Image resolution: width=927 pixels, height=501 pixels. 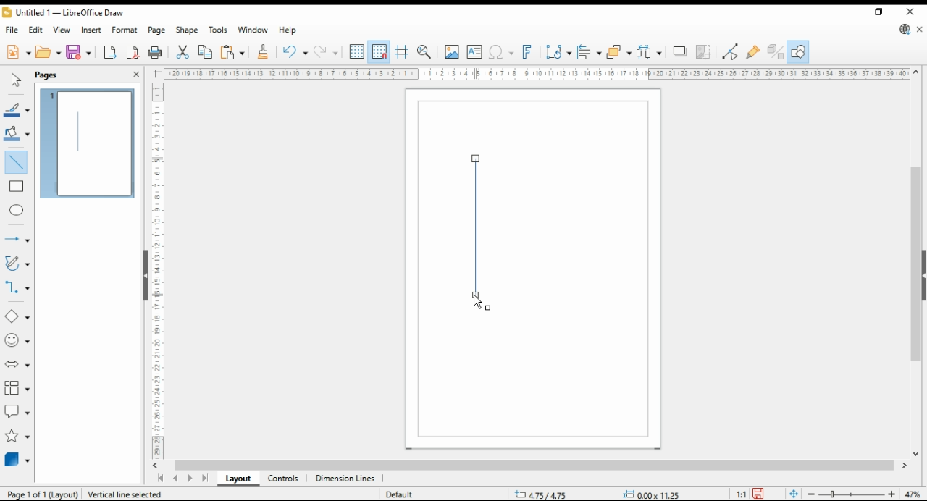 I want to click on curves and polygons, so click(x=18, y=263).